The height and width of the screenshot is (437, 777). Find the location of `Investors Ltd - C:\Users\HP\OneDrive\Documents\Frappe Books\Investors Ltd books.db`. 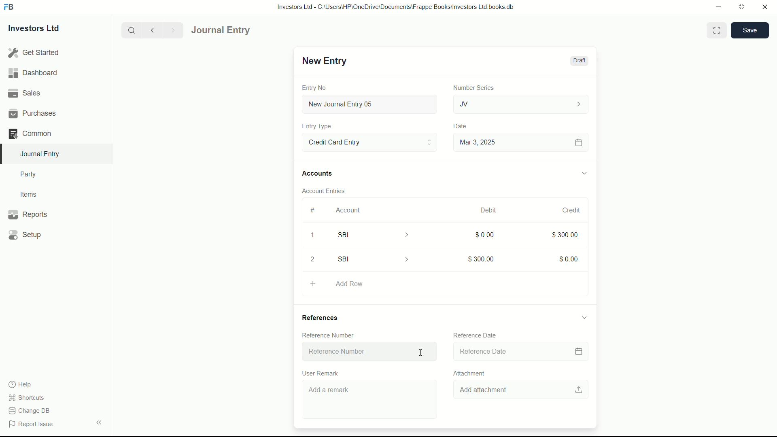

Investors Ltd - C:\Users\HP\OneDrive\Documents\Frappe Books\Investors Ltd books.db is located at coordinates (397, 6).